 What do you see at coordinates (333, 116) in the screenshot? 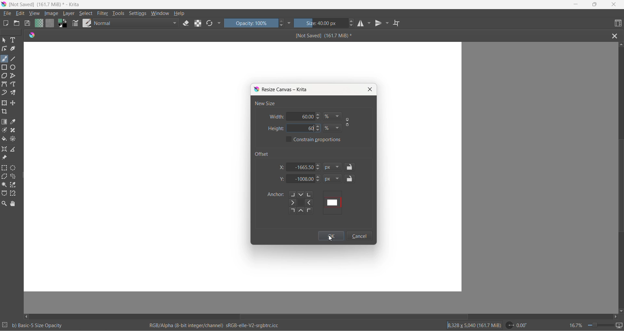
I see `width value type` at bounding box center [333, 116].